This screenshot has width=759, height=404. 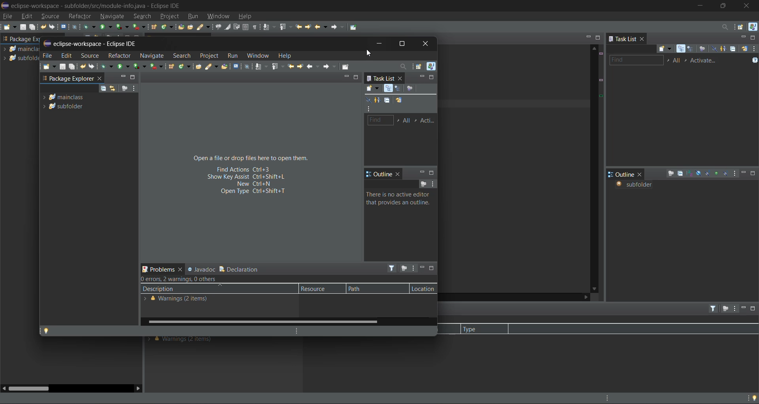 I want to click on window, so click(x=218, y=17).